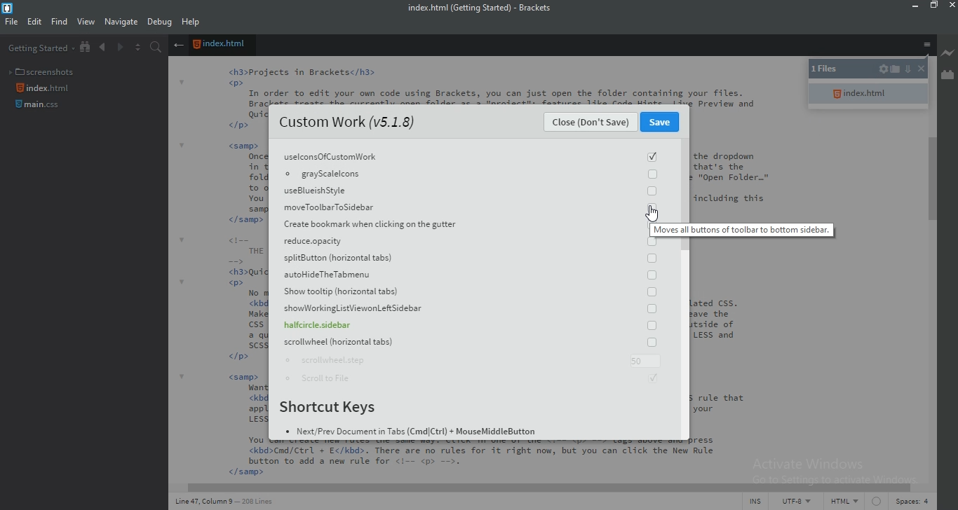 The width and height of the screenshot is (958, 510). Describe the element at coordinates (683, 193) in the screenshot. I see `scroll bar` at that location.